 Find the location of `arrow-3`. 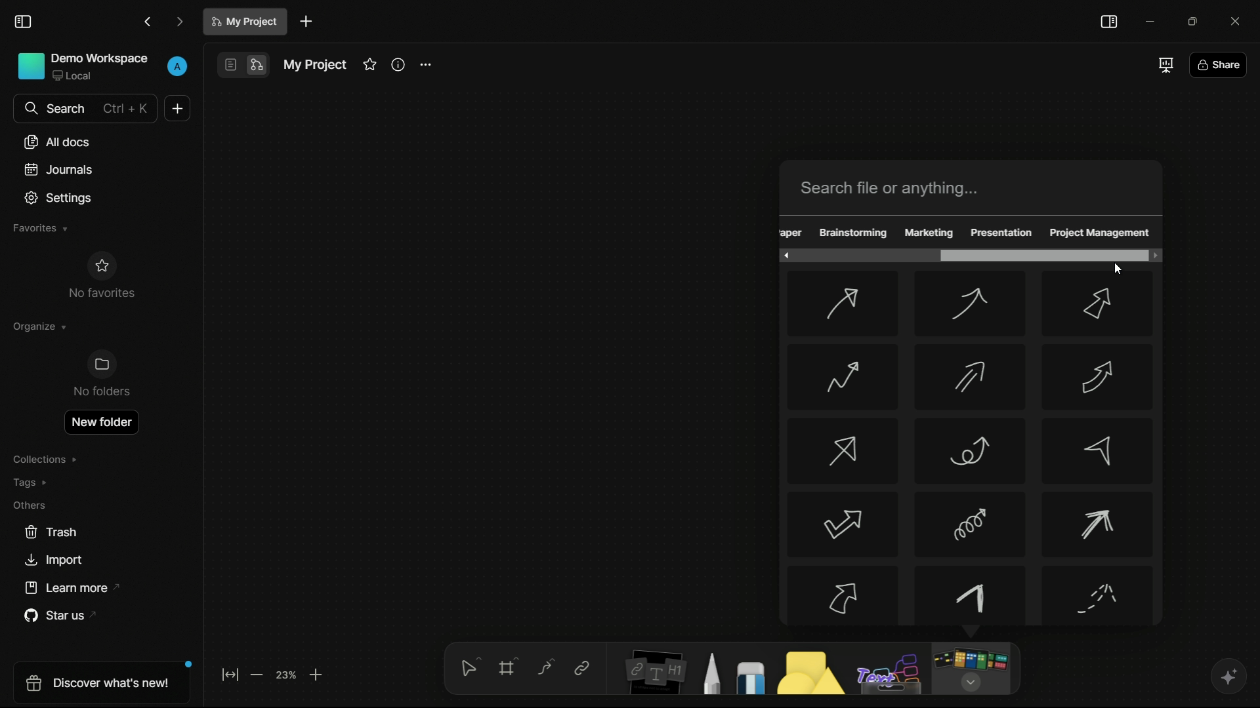

arrow-3 is located at coordinates (1100, 305).